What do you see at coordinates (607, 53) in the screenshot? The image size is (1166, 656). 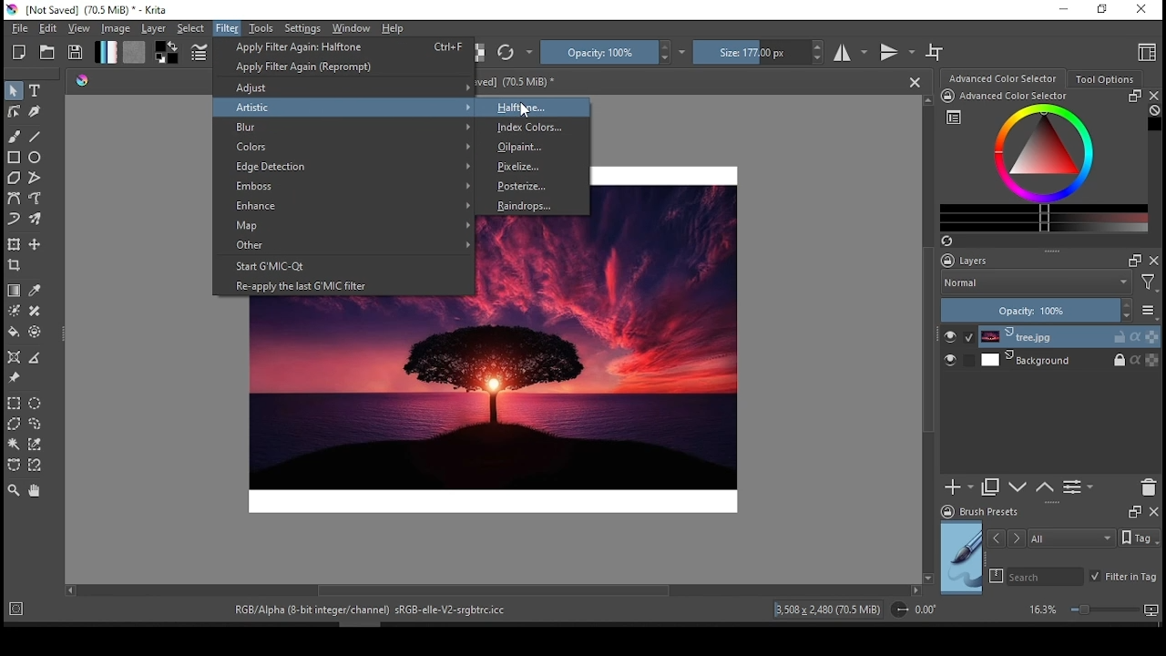 I see `opacity` at bounding box center [607, 53].